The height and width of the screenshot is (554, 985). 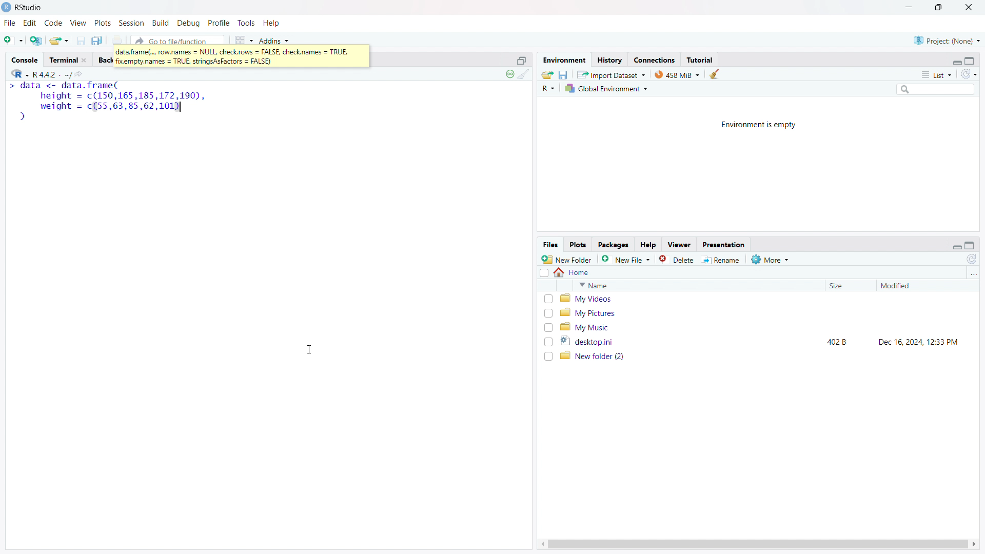 I want to click on help, so click(x=648, y=245).